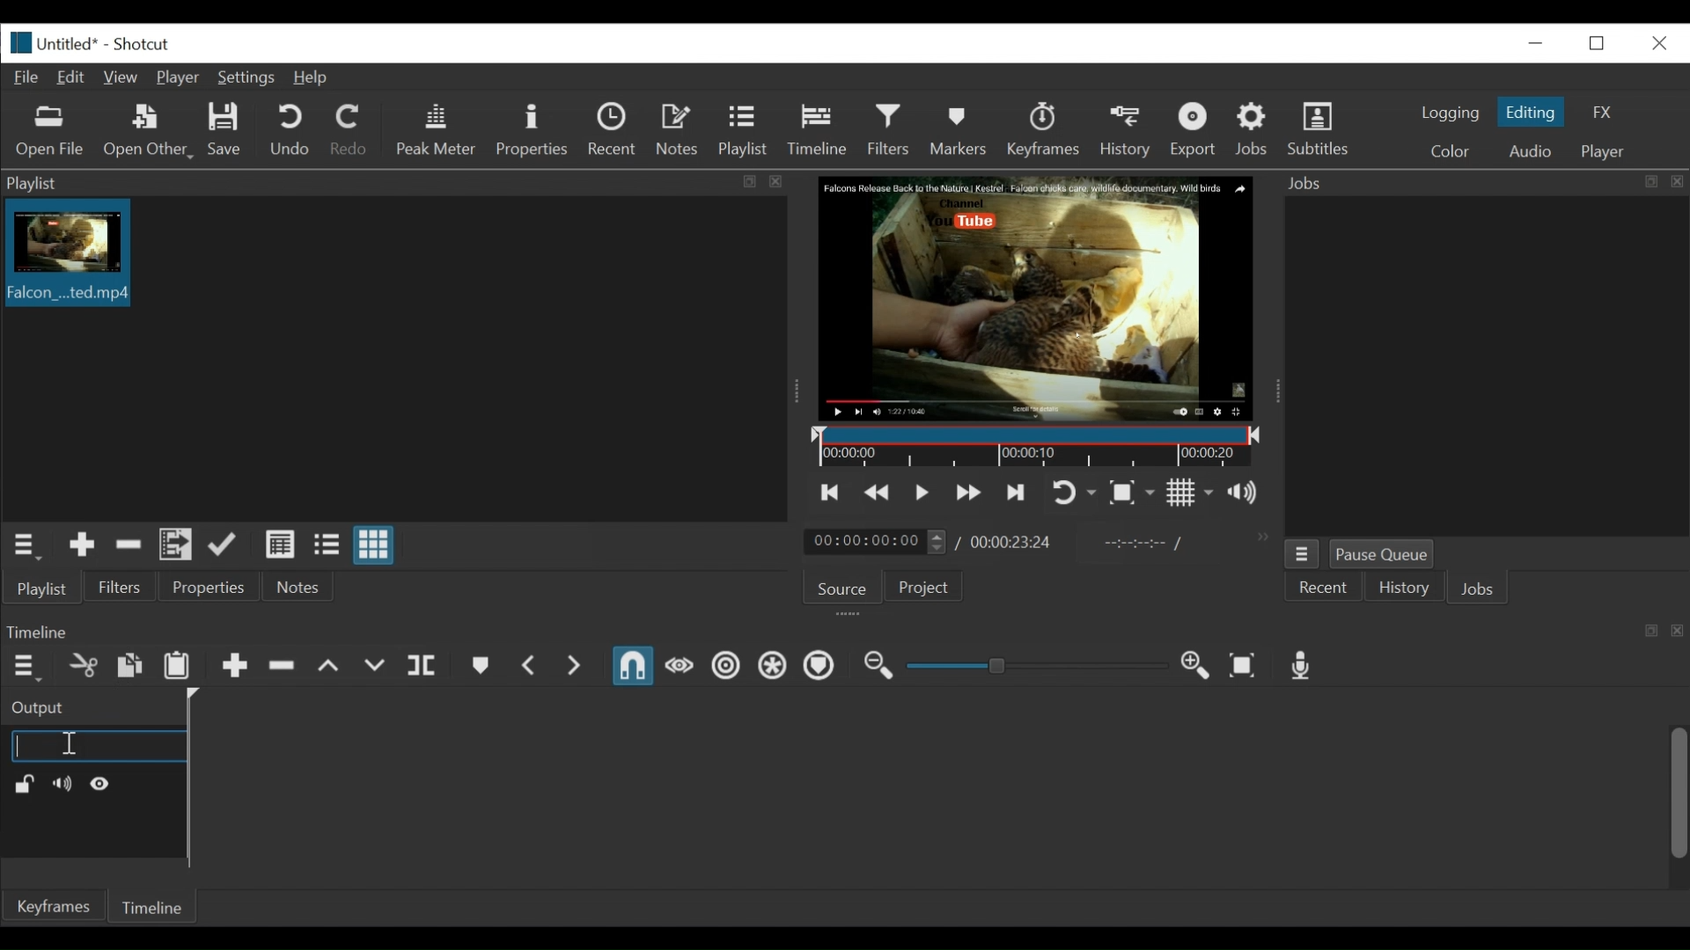  What do you see at coordinates (59, 784) in the screenshot?
I see `Mute ` at bounding box center [59, 784].